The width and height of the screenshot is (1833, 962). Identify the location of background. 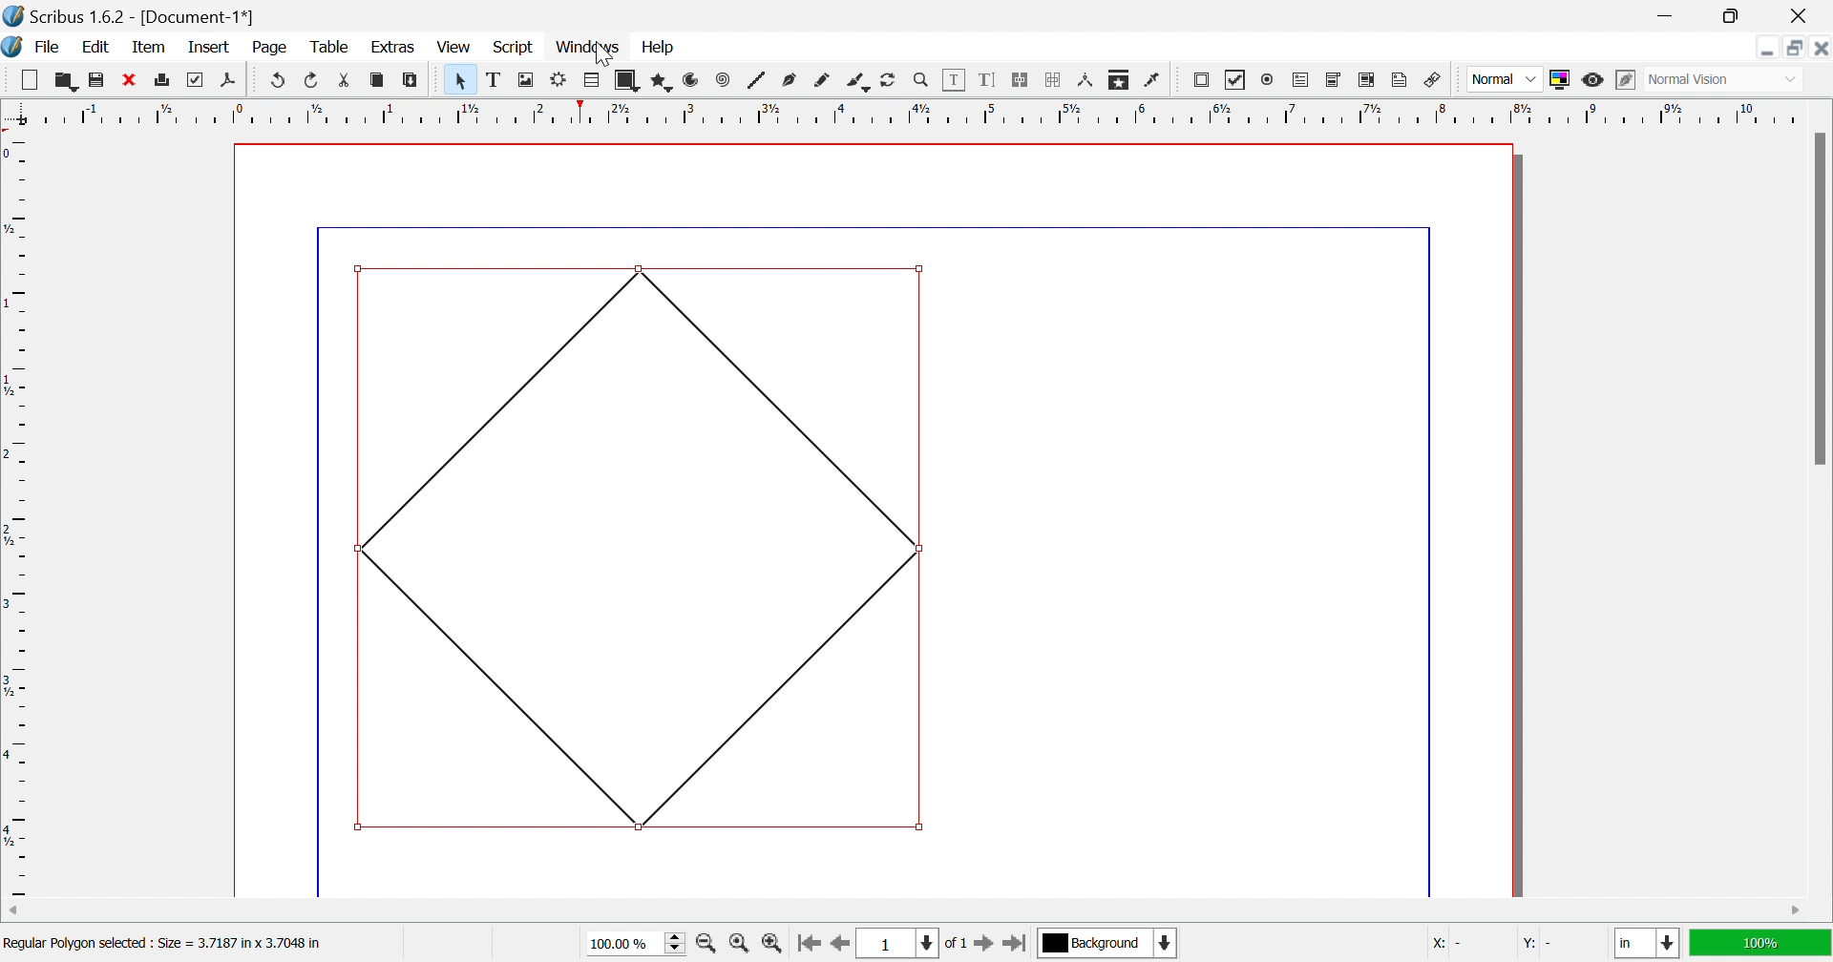
(1109, 942).